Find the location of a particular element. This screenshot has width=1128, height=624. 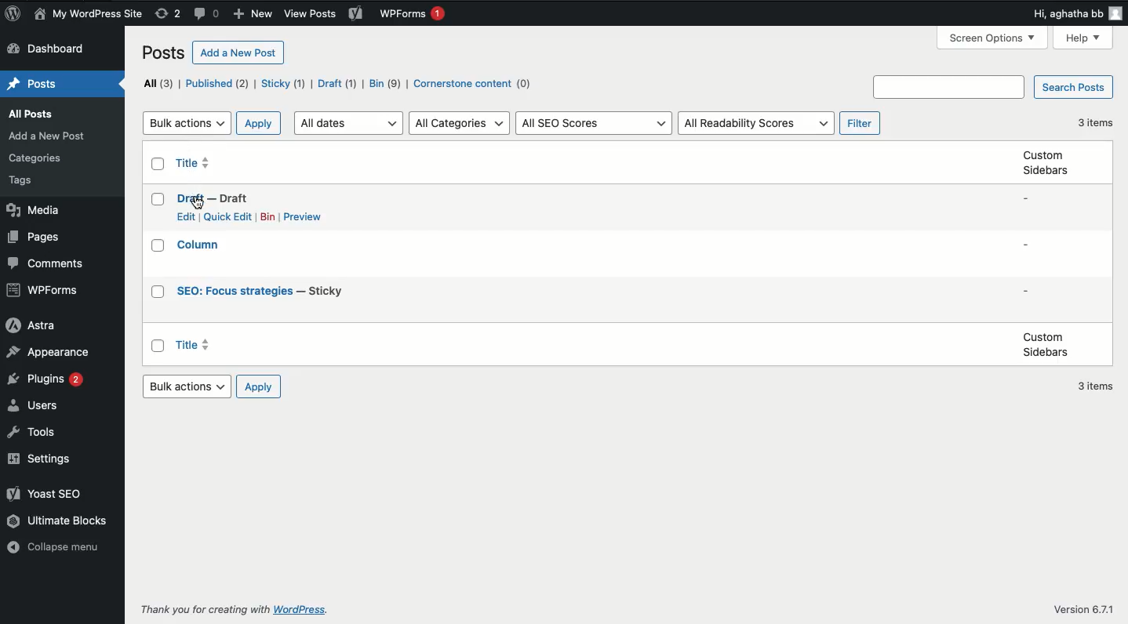

Custom sidebars is located at coordinates (1046, 344).